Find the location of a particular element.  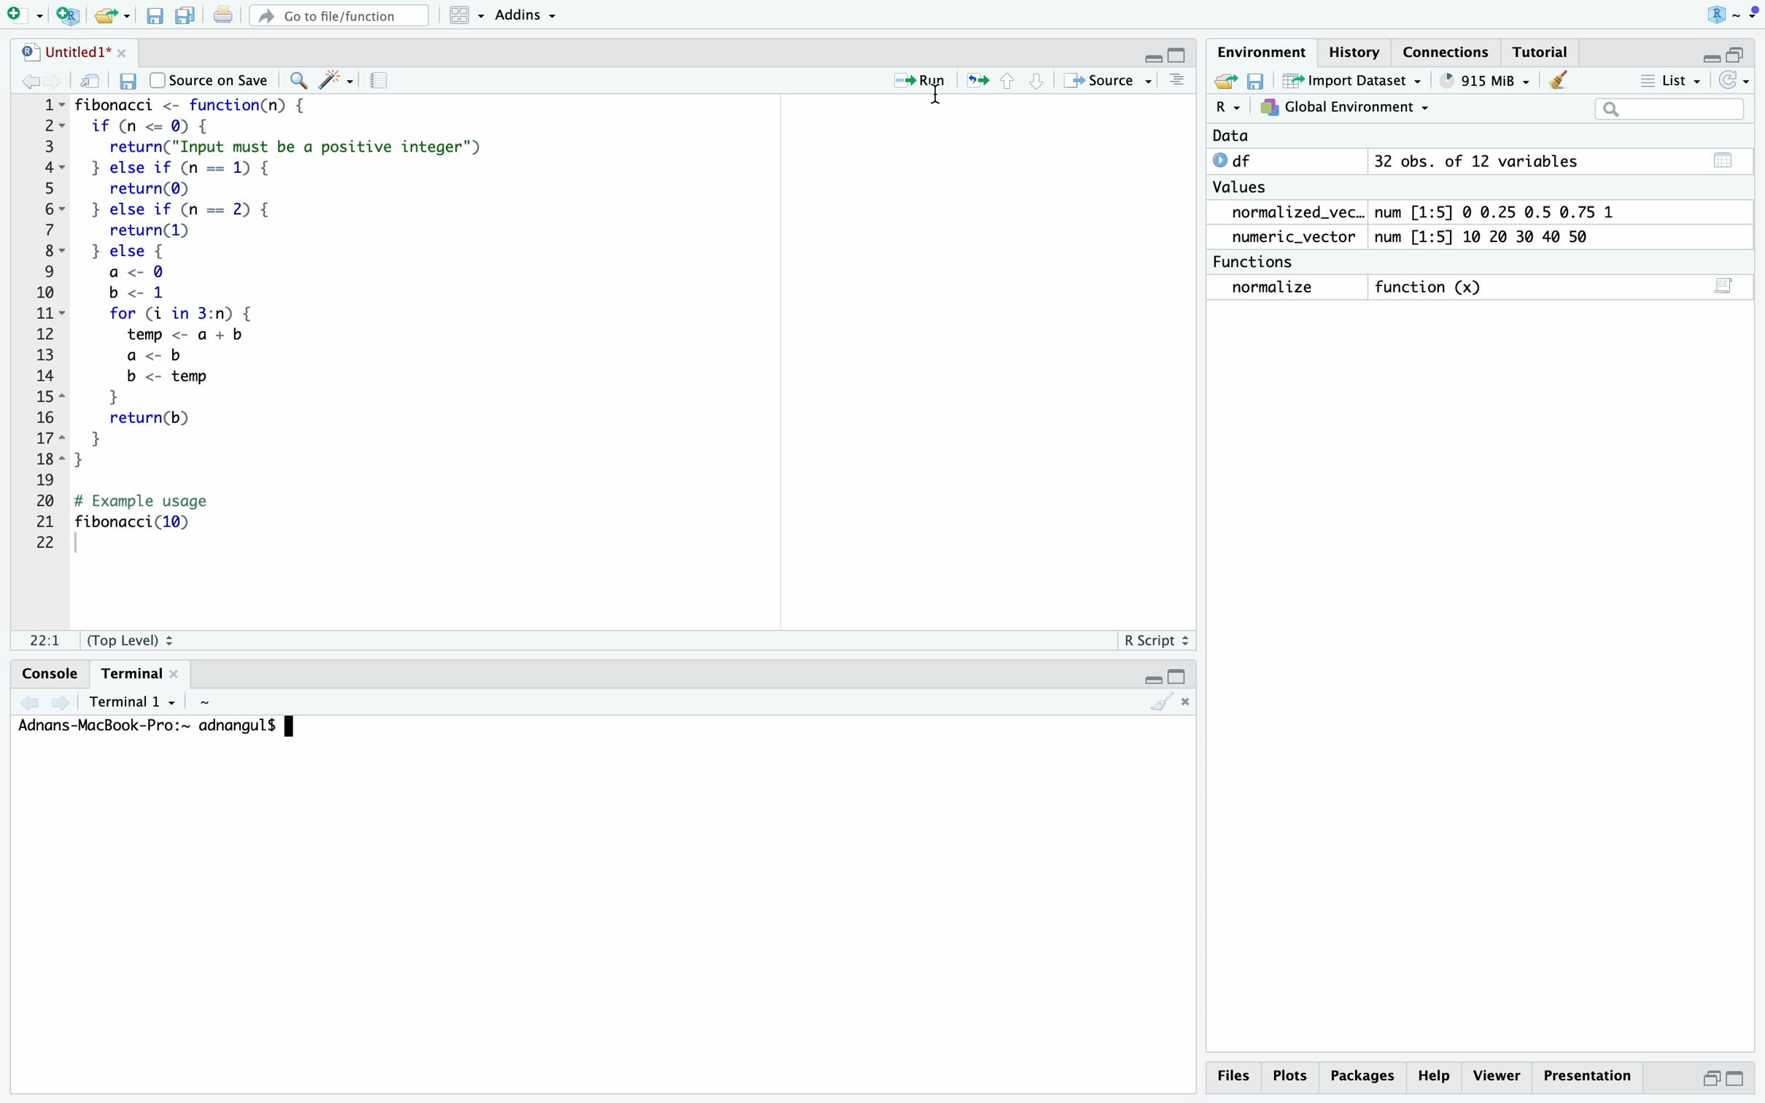

32 obs. of 12 variables is located at coordinates (1478, 160).